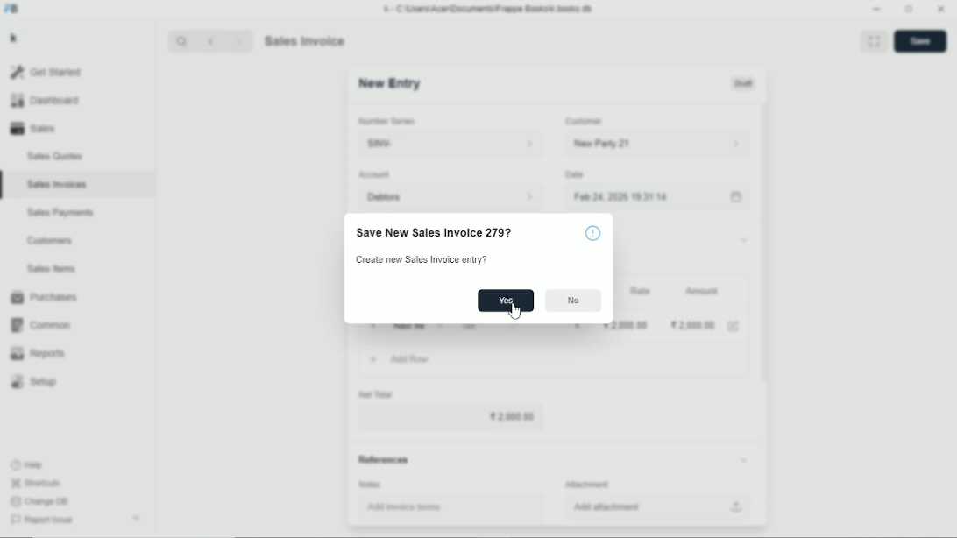  What do you see at coordinates (399, 360) in the screenshot?
I see `Add row` at bounding box center [399, 360].